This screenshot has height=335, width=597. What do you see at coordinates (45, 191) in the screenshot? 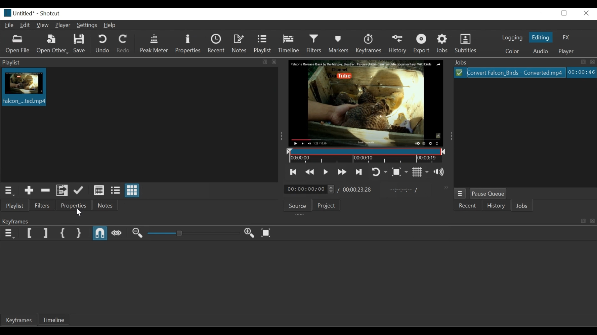
I see `Remove cut` at bounding box center [45, 191].